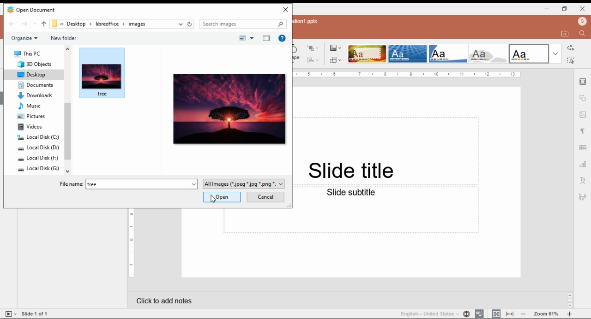 This screenshot has width=591, height=319. What do you see at coordinates (107, 24) in the screenshot?
I see `libre office` at bounding box center [107, 24].